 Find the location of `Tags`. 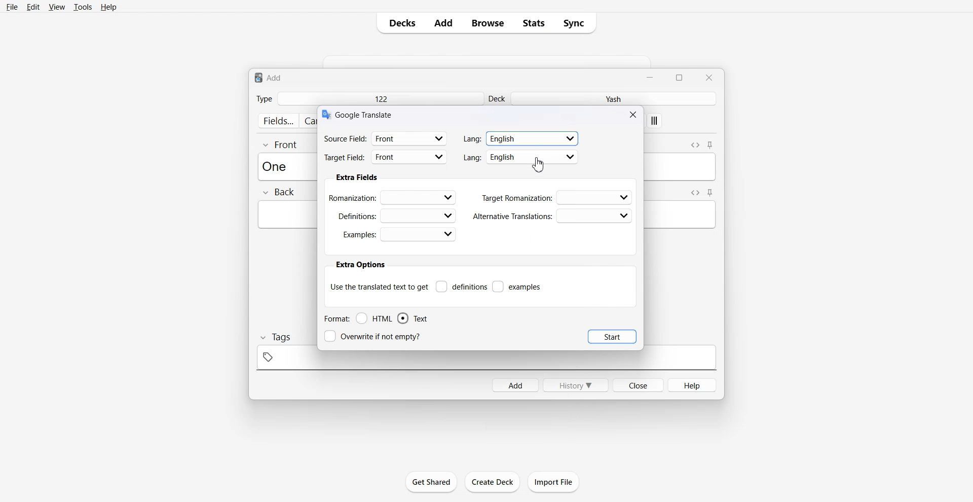

Tags is located at coordinates (275, 337).